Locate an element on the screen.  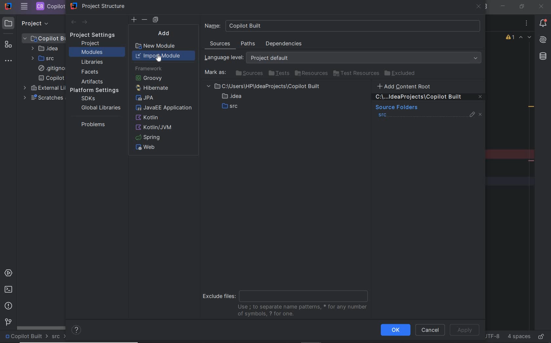
Web is located at coordinates (147, 148).